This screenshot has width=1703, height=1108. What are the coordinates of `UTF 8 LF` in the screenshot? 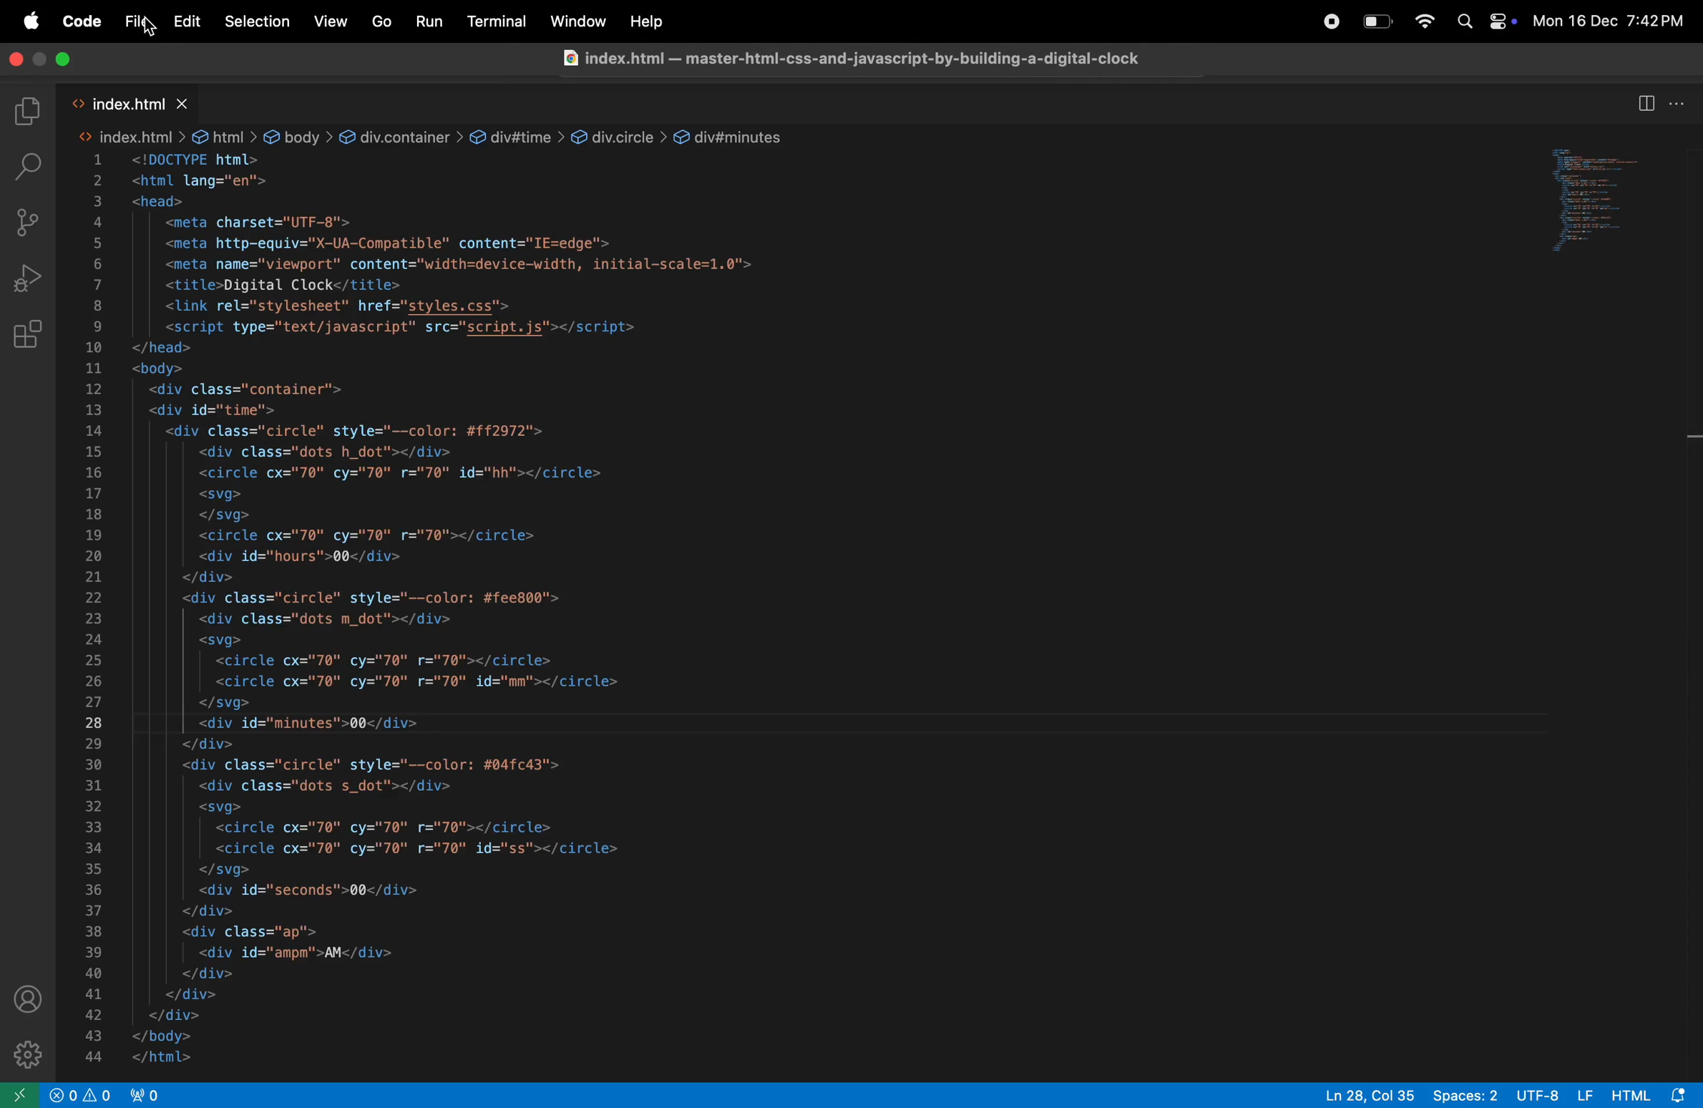 It's located at (1551, 1094).